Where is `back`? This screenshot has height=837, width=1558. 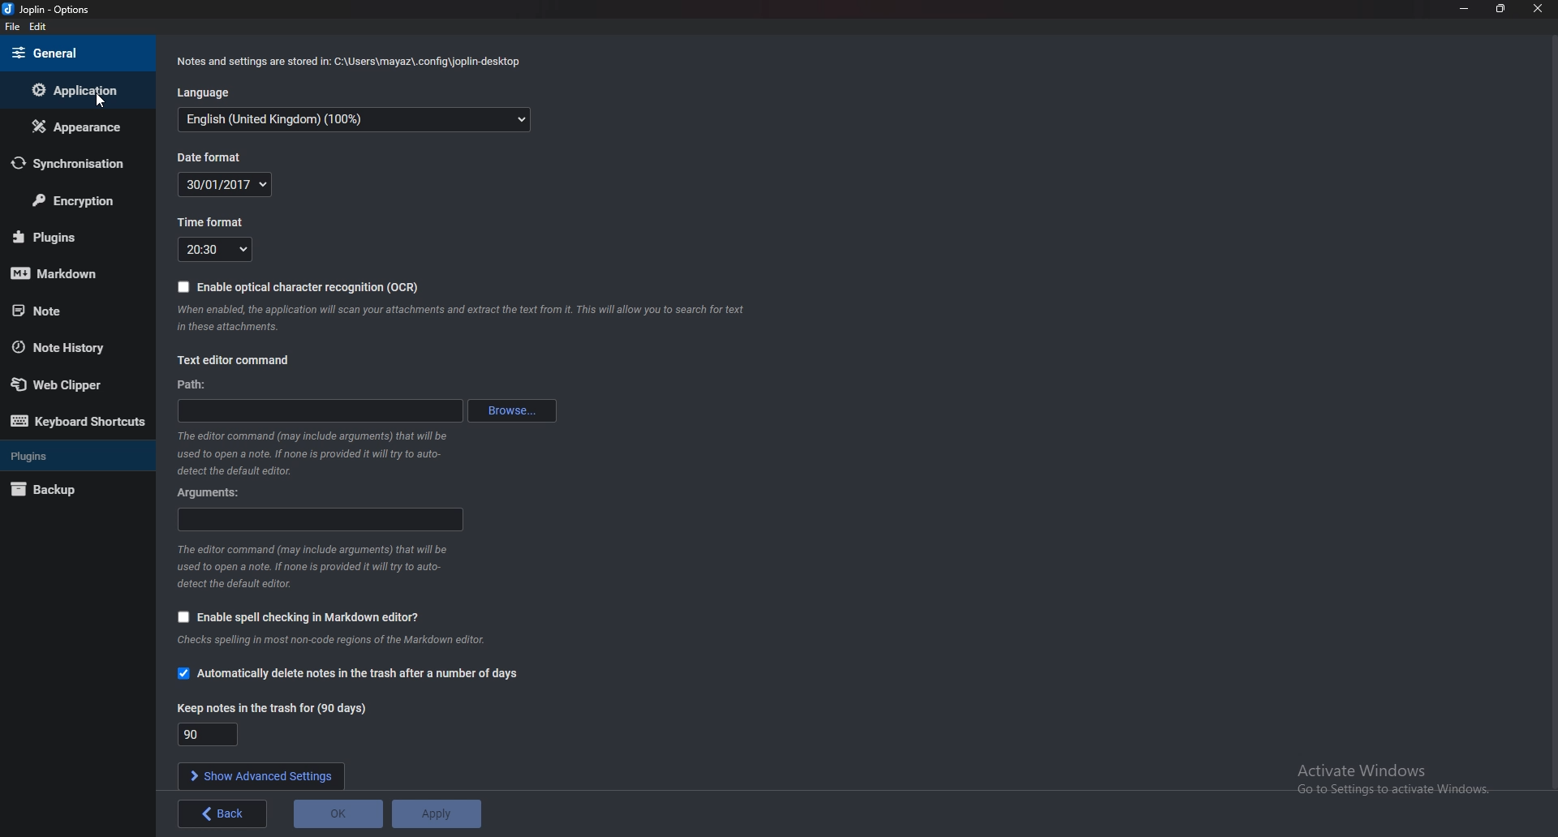 back is located at coordinates (223, 813).